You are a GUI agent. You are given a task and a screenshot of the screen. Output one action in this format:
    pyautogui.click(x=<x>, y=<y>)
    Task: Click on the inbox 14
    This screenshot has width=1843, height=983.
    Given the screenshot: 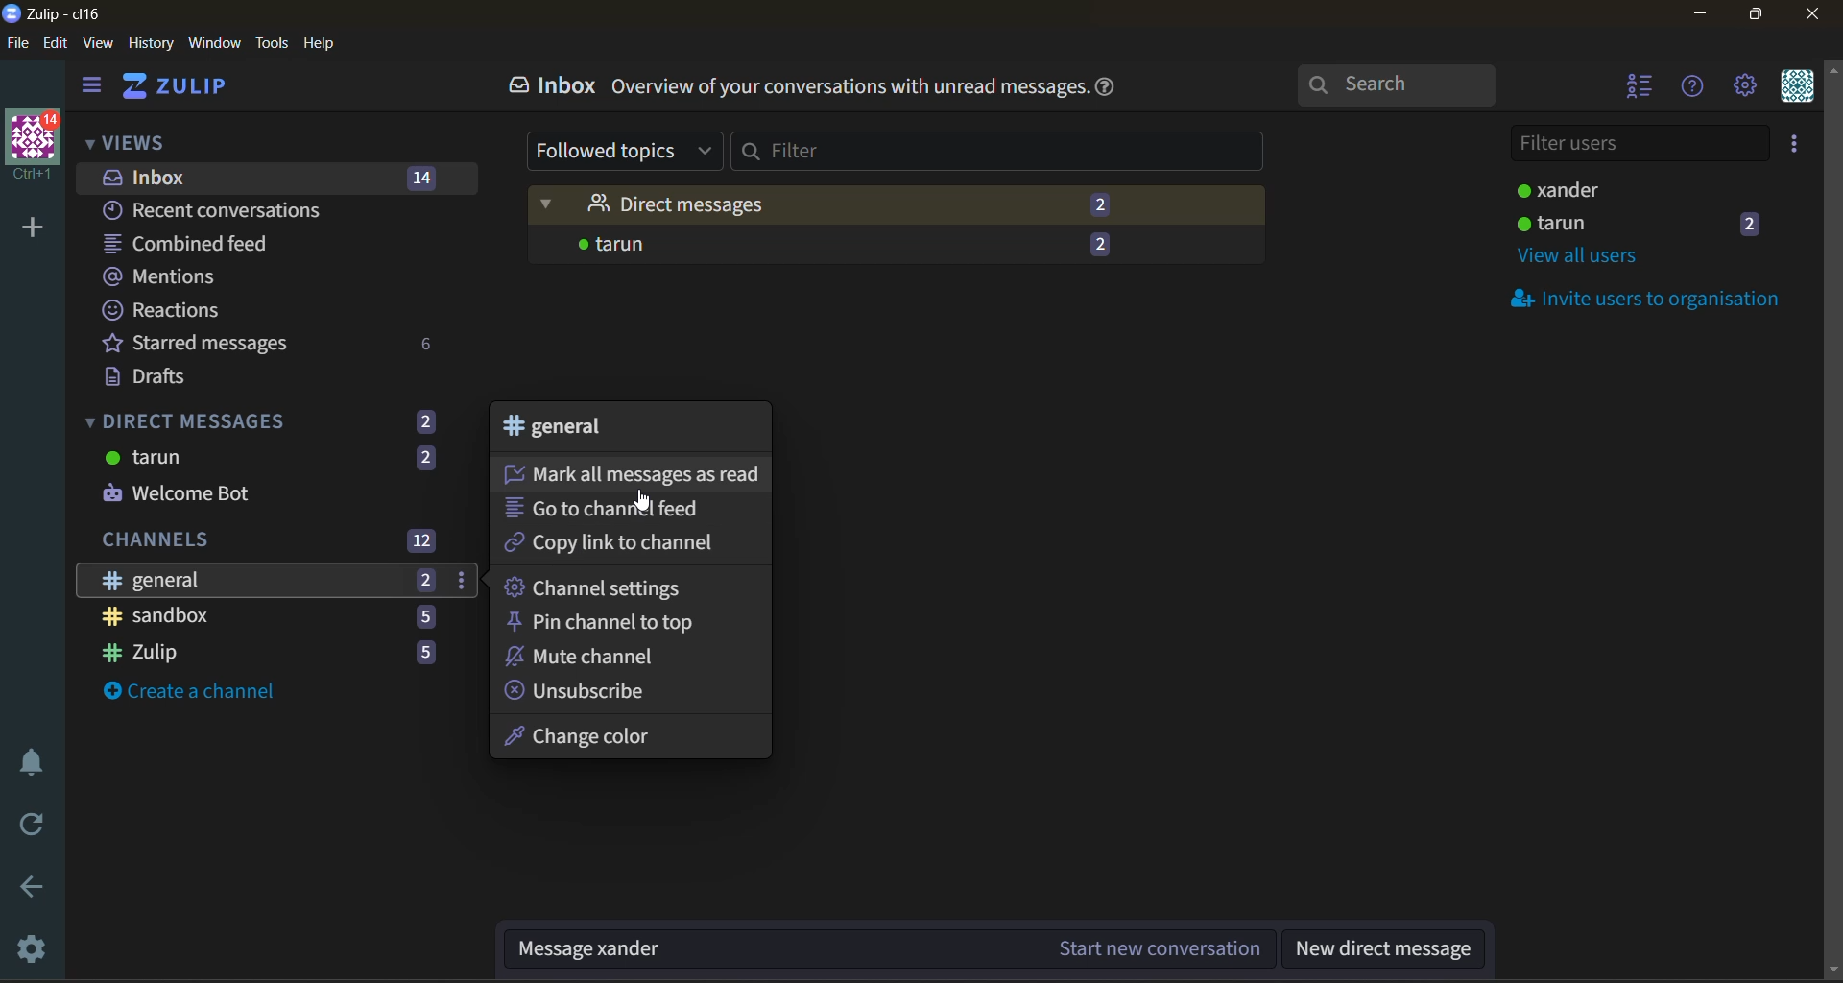 What is the action you would take?
    pyautogui.click(x=265, y=176)
    